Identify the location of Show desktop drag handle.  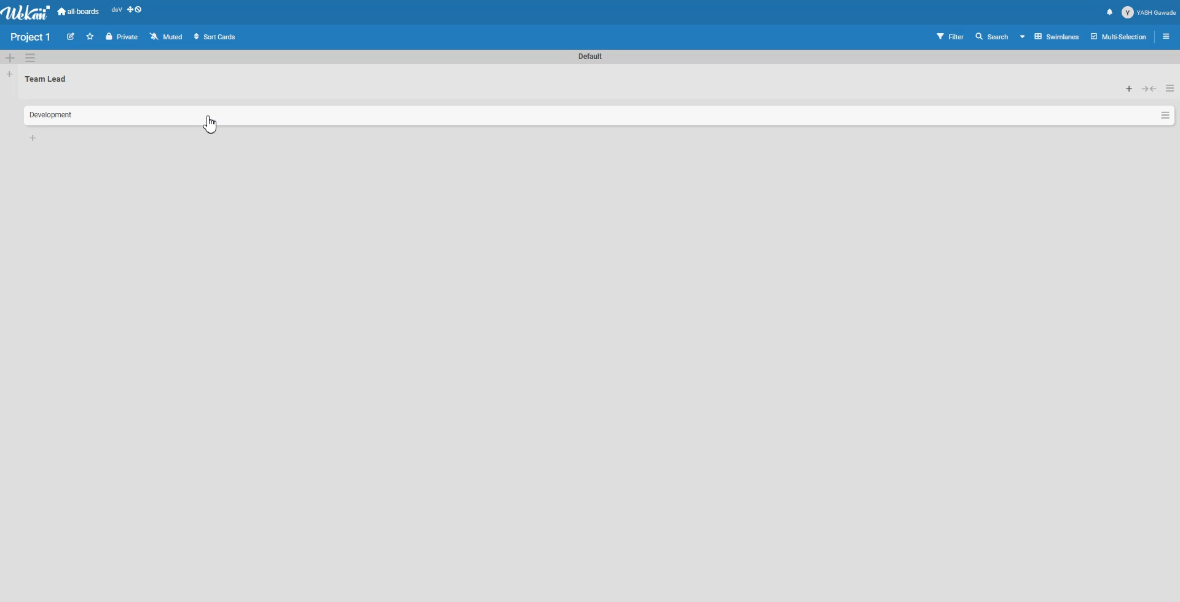
(136, 12).